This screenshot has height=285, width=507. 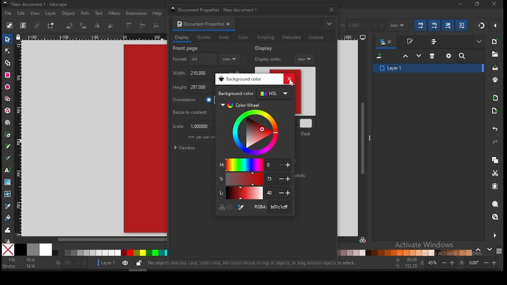 What do you see at coordinates (387, 42) in the screenshot?
I see `layers and objects` at bounding box center [387, 42].